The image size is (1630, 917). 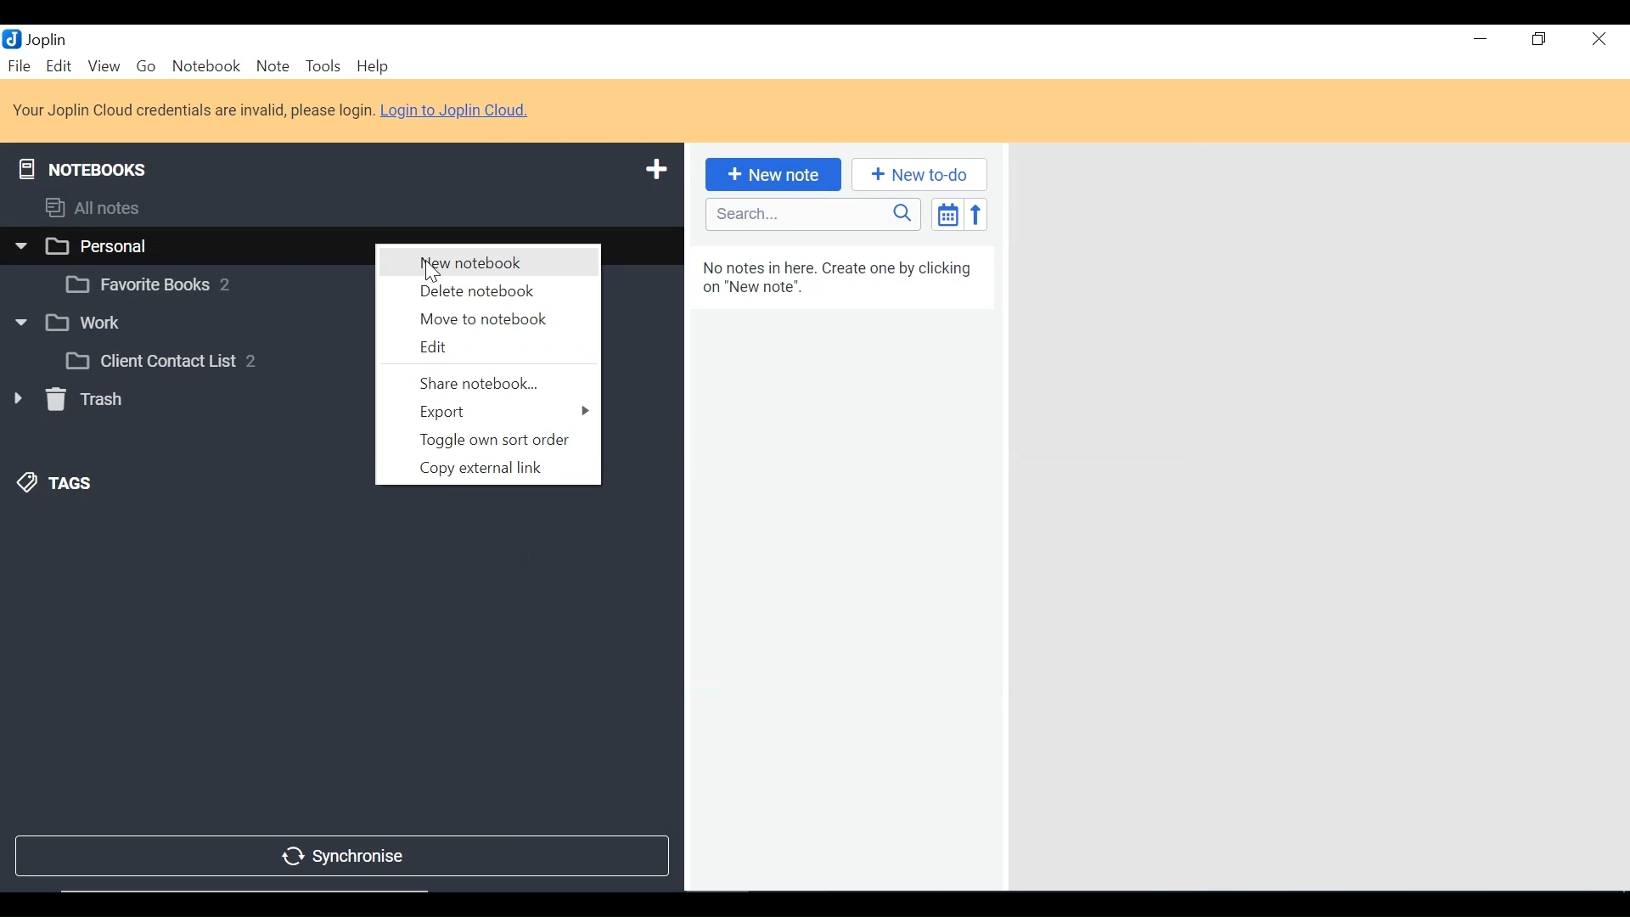 What do you see at coordinates (771, 175) in the screenshot?
I see `Add New Note` at bounding box center [771, 175].